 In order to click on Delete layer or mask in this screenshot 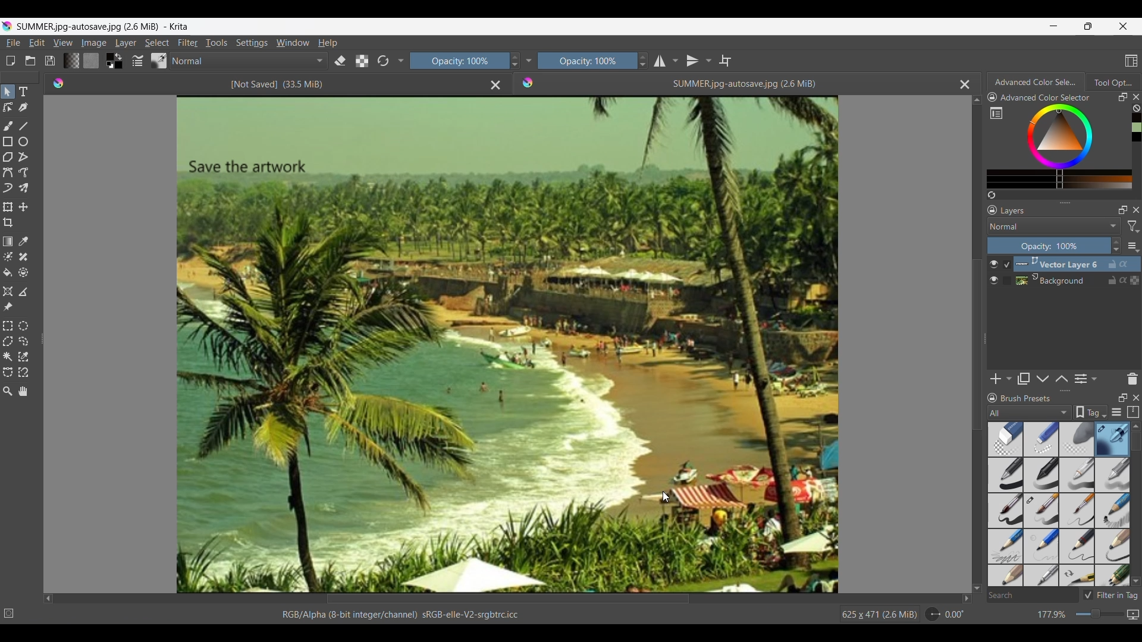, I will do `click(1132, 379)`.